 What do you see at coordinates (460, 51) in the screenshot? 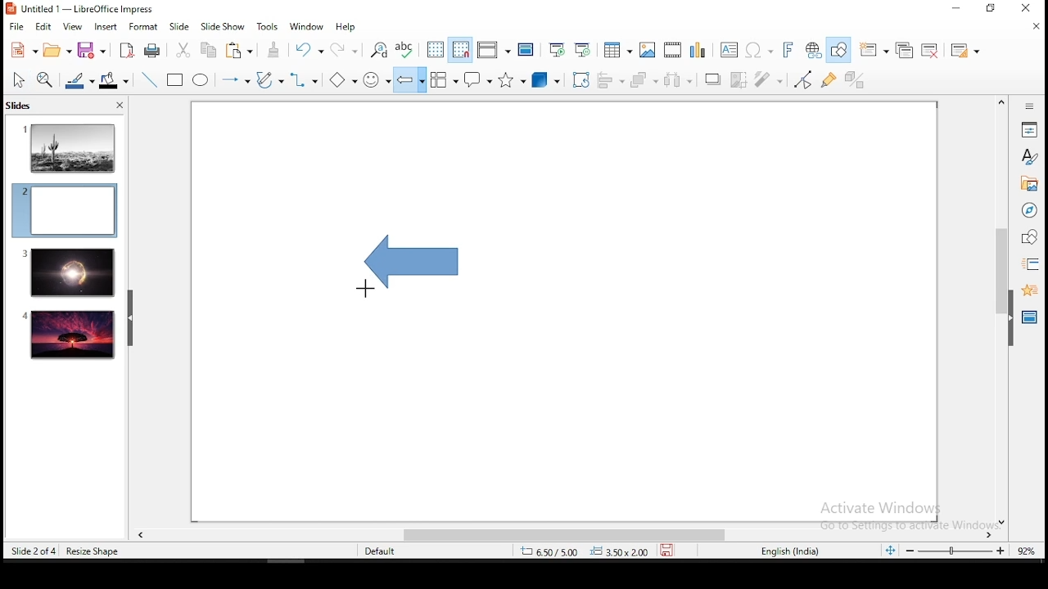
I see `snap to grid` at bounding box center [460, 51].